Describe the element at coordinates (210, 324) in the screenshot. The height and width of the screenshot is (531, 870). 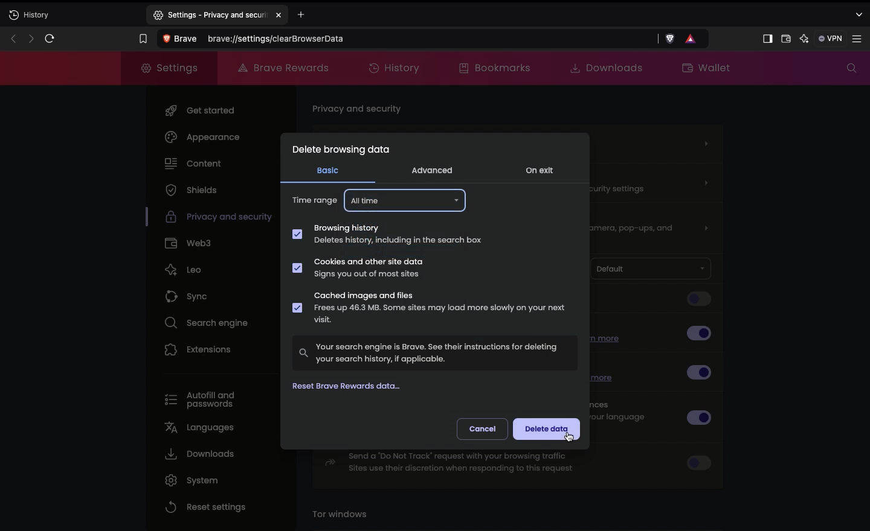
I see `Search engine` at that location.